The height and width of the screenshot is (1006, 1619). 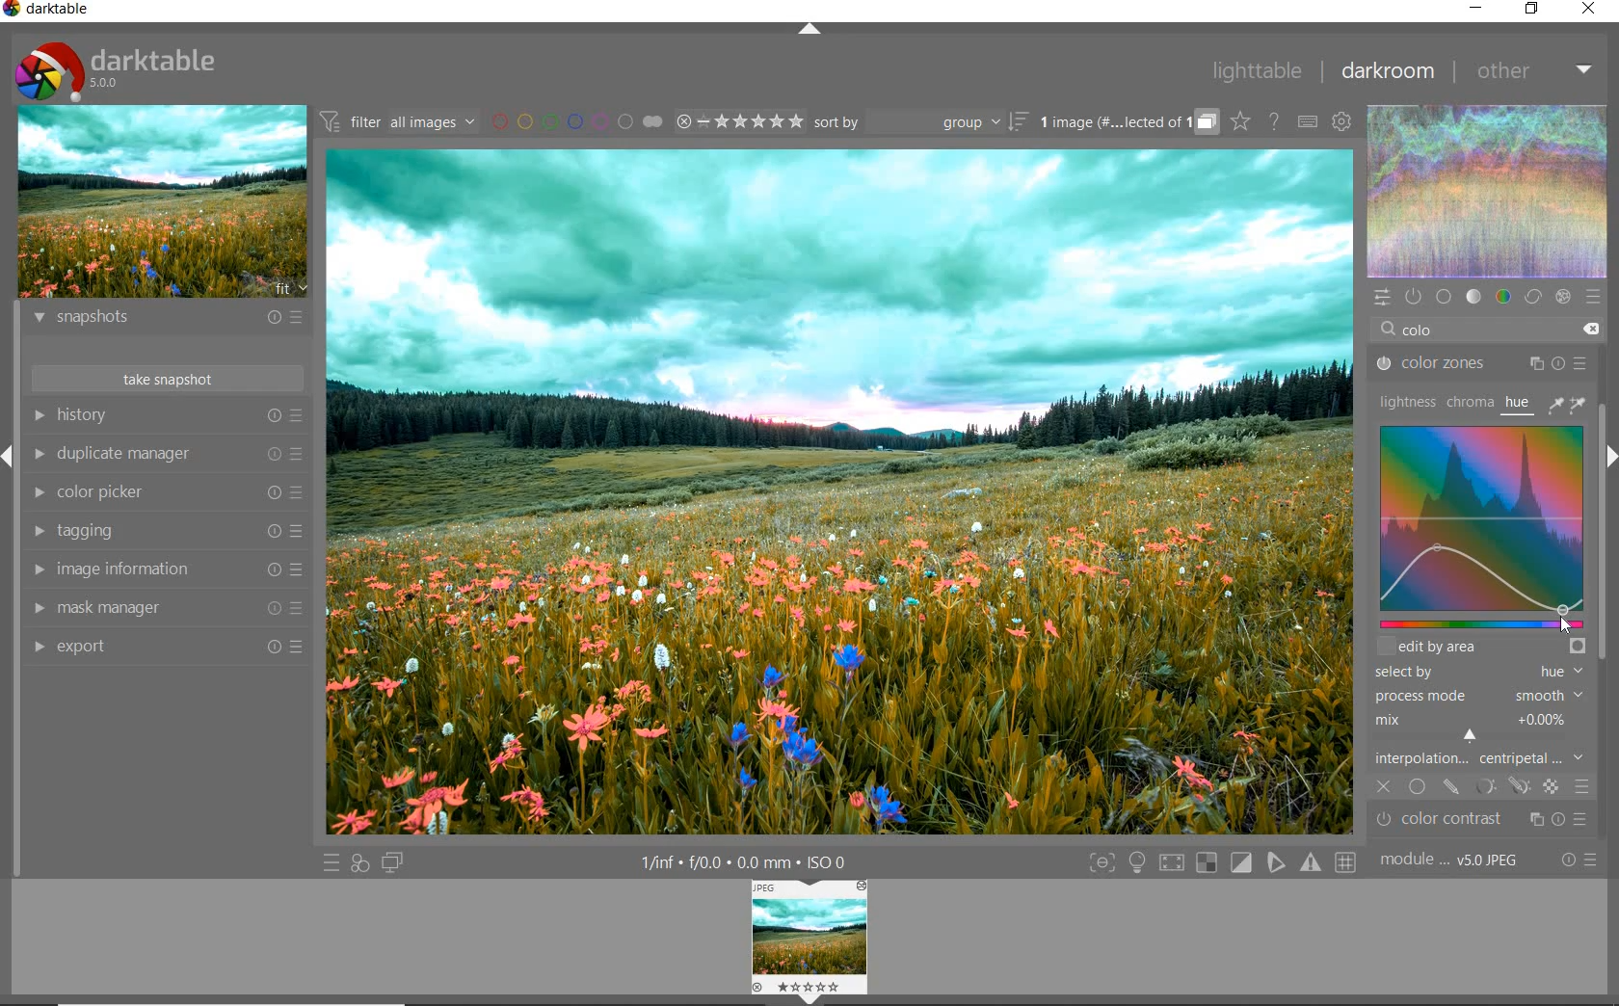 What do you see at coordinates (171, 456) in the screenshot?
I see `duplicate manager` at bounding box center [171, 456].